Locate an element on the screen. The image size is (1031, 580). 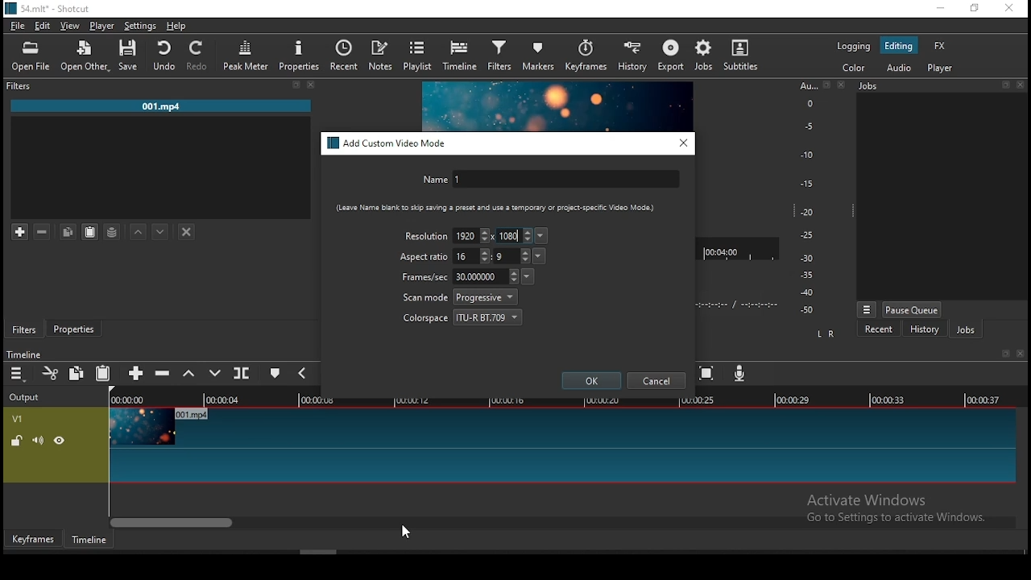
-40 is located at coordinates (807, 292).